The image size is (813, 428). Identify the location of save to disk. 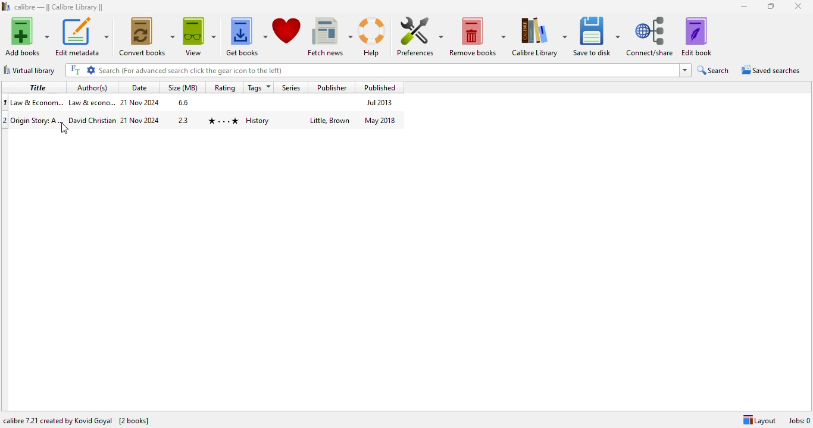
(596, 37).